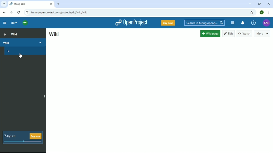 This screenshot has width=273, height=153. Describe the element at coordinates (20, 55) in the screenshot. I see `Cursor` at that location.